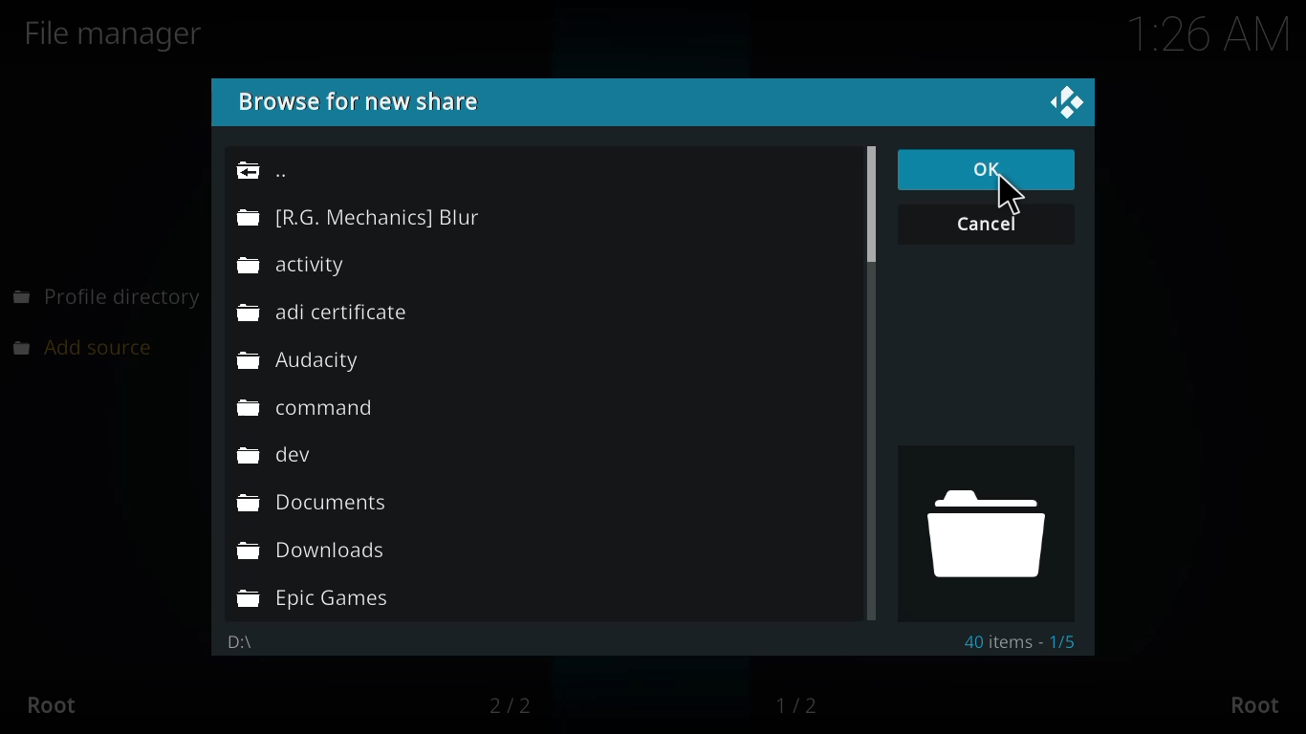 This screenshot has width=1306, height=734. I want to click on file, so click(316, 600).